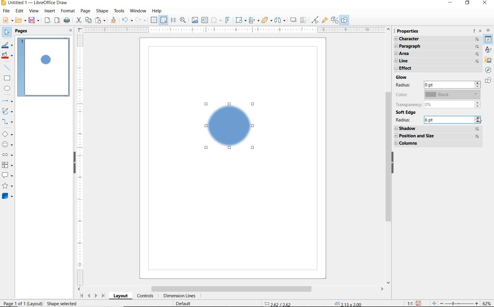  What do you see at coordinates (8, 56) in the screenshot?
I see `FILL COLOR` at bounding box center [8, 56].